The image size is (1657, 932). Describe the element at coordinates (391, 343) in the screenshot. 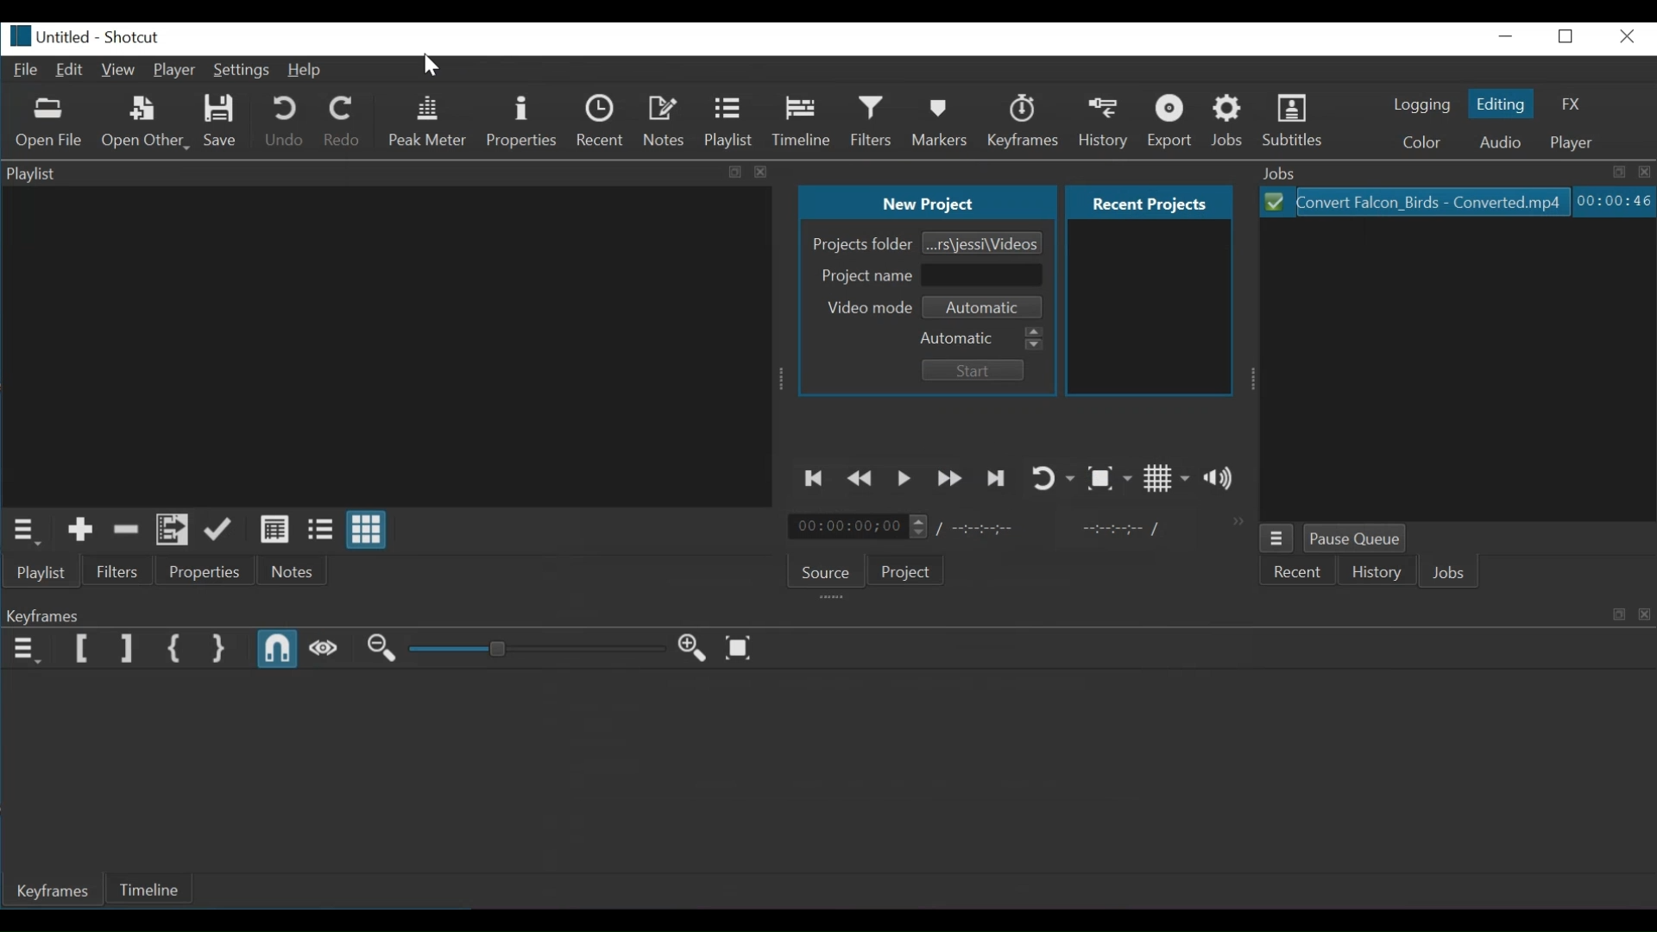

I see `Playlist Panel` at that location.